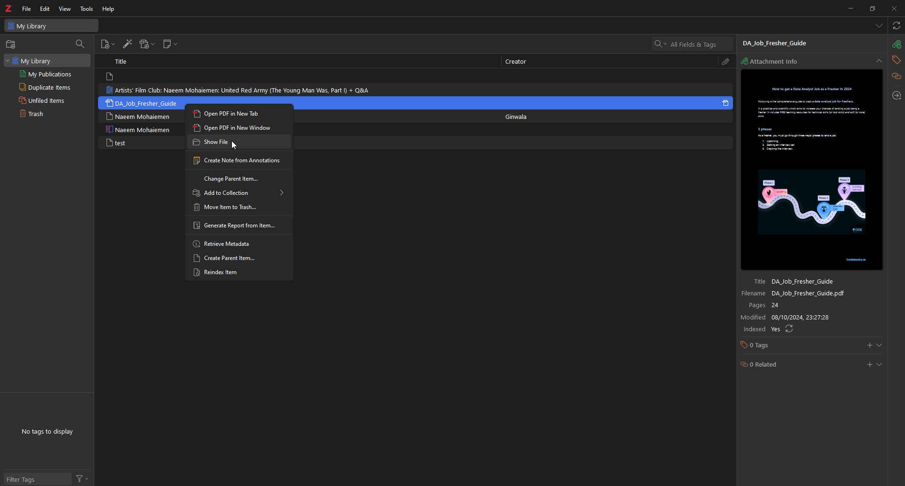  I want to click on pdf, so click(725, 103).